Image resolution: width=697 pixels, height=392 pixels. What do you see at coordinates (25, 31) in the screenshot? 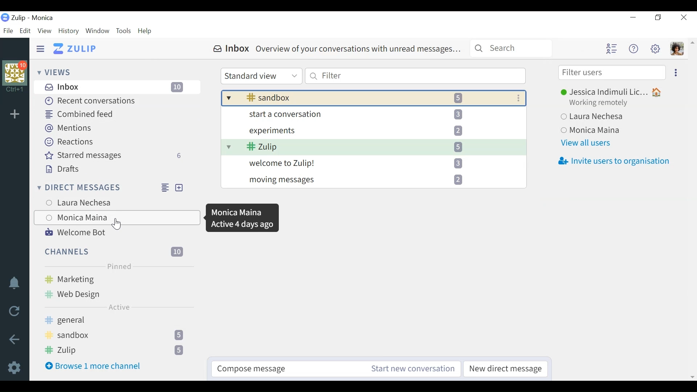
I see `Edit` at bounding box center [25, 31].